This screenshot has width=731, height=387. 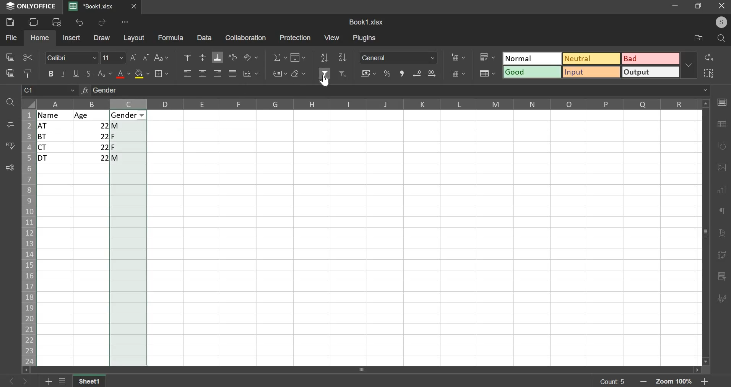 What do you see at coordinates (399, 57) in the screenshot?
I see `number format` at bounding box center [399, 57].